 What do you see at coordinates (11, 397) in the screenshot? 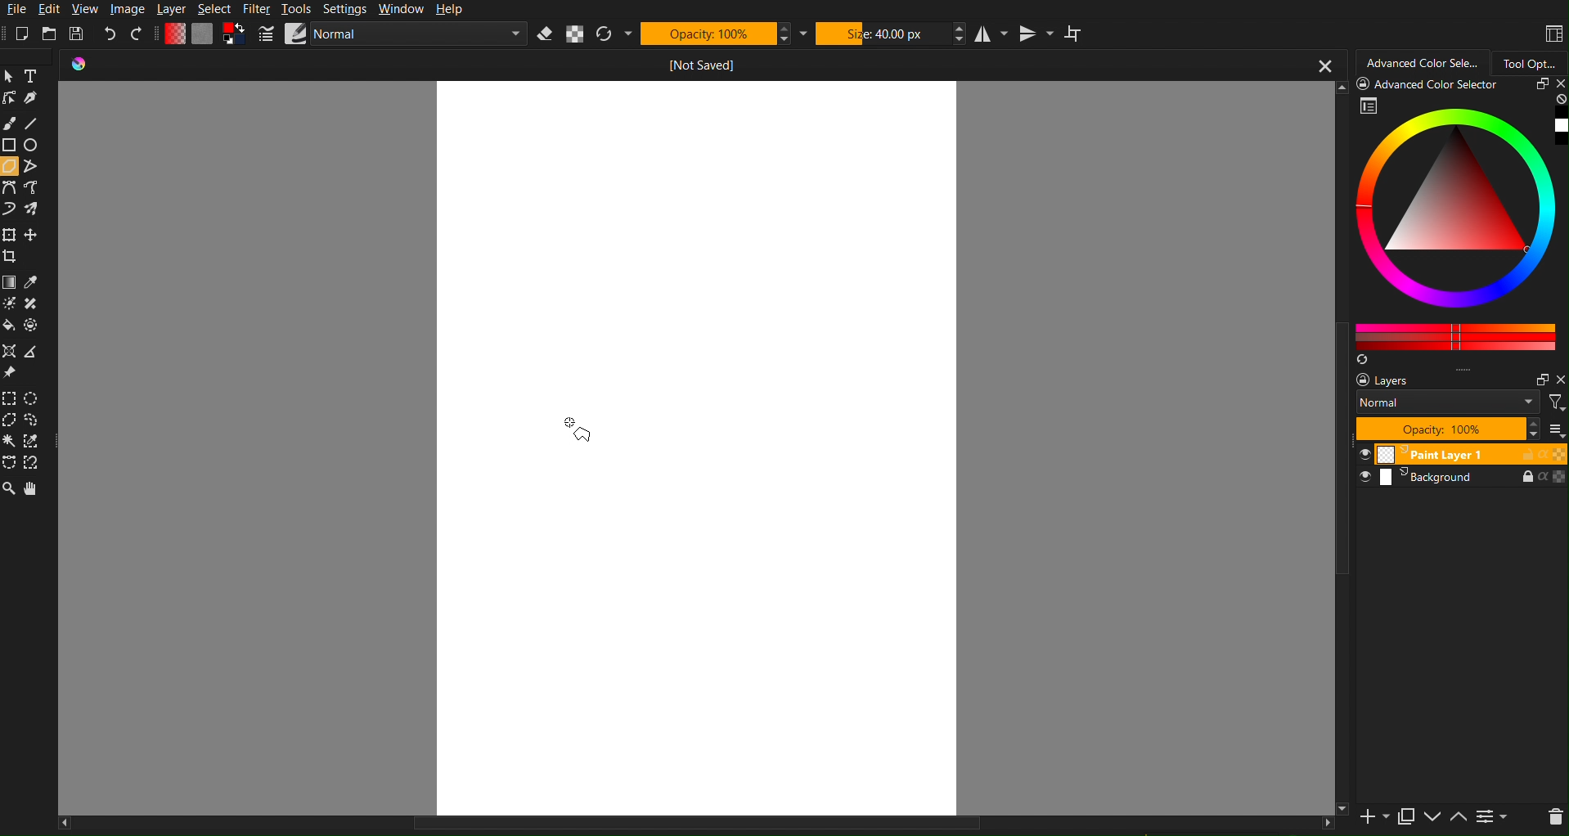
I see `rectangular Selection Tools` at bounding box center [11, 397].